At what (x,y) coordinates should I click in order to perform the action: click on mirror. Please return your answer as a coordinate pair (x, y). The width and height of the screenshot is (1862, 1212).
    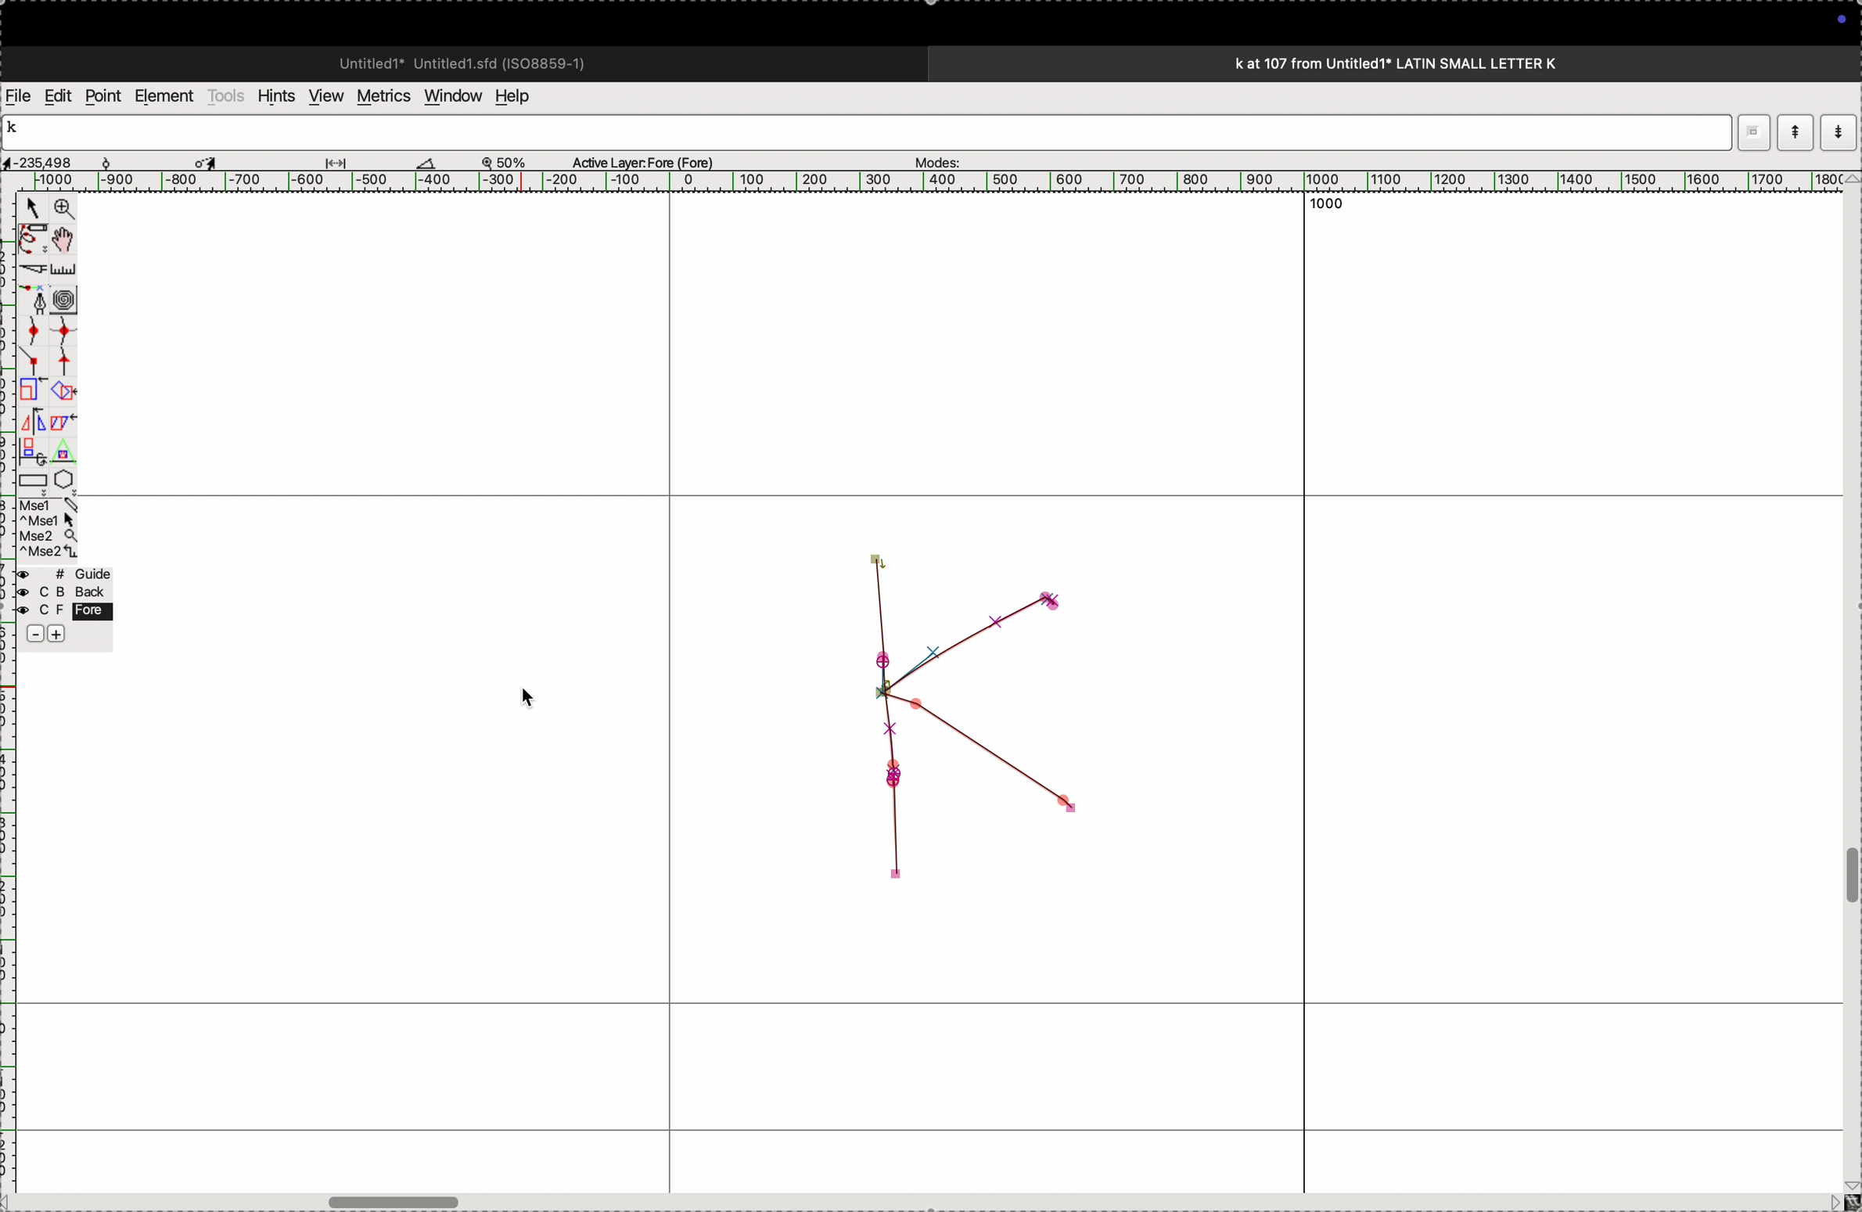
    Looking at the image, I should click on (32, 434).